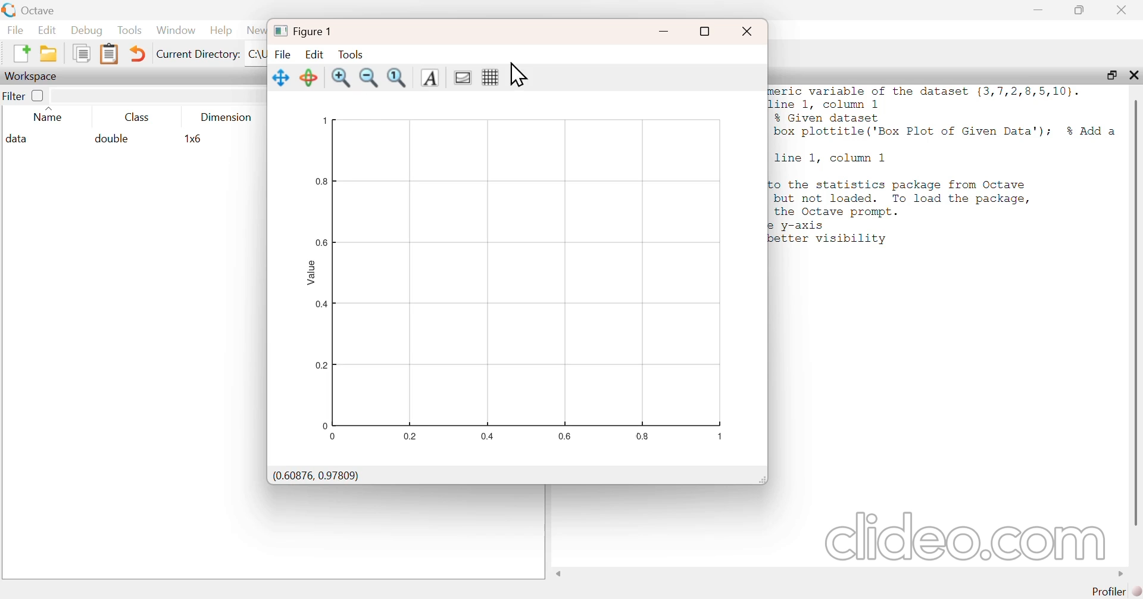 The height and width of the screenshot is (599, 1143). What do you see at coordinates (282, 77) in the screenshot?
I see `move tool` at bounding box center [282, 77].